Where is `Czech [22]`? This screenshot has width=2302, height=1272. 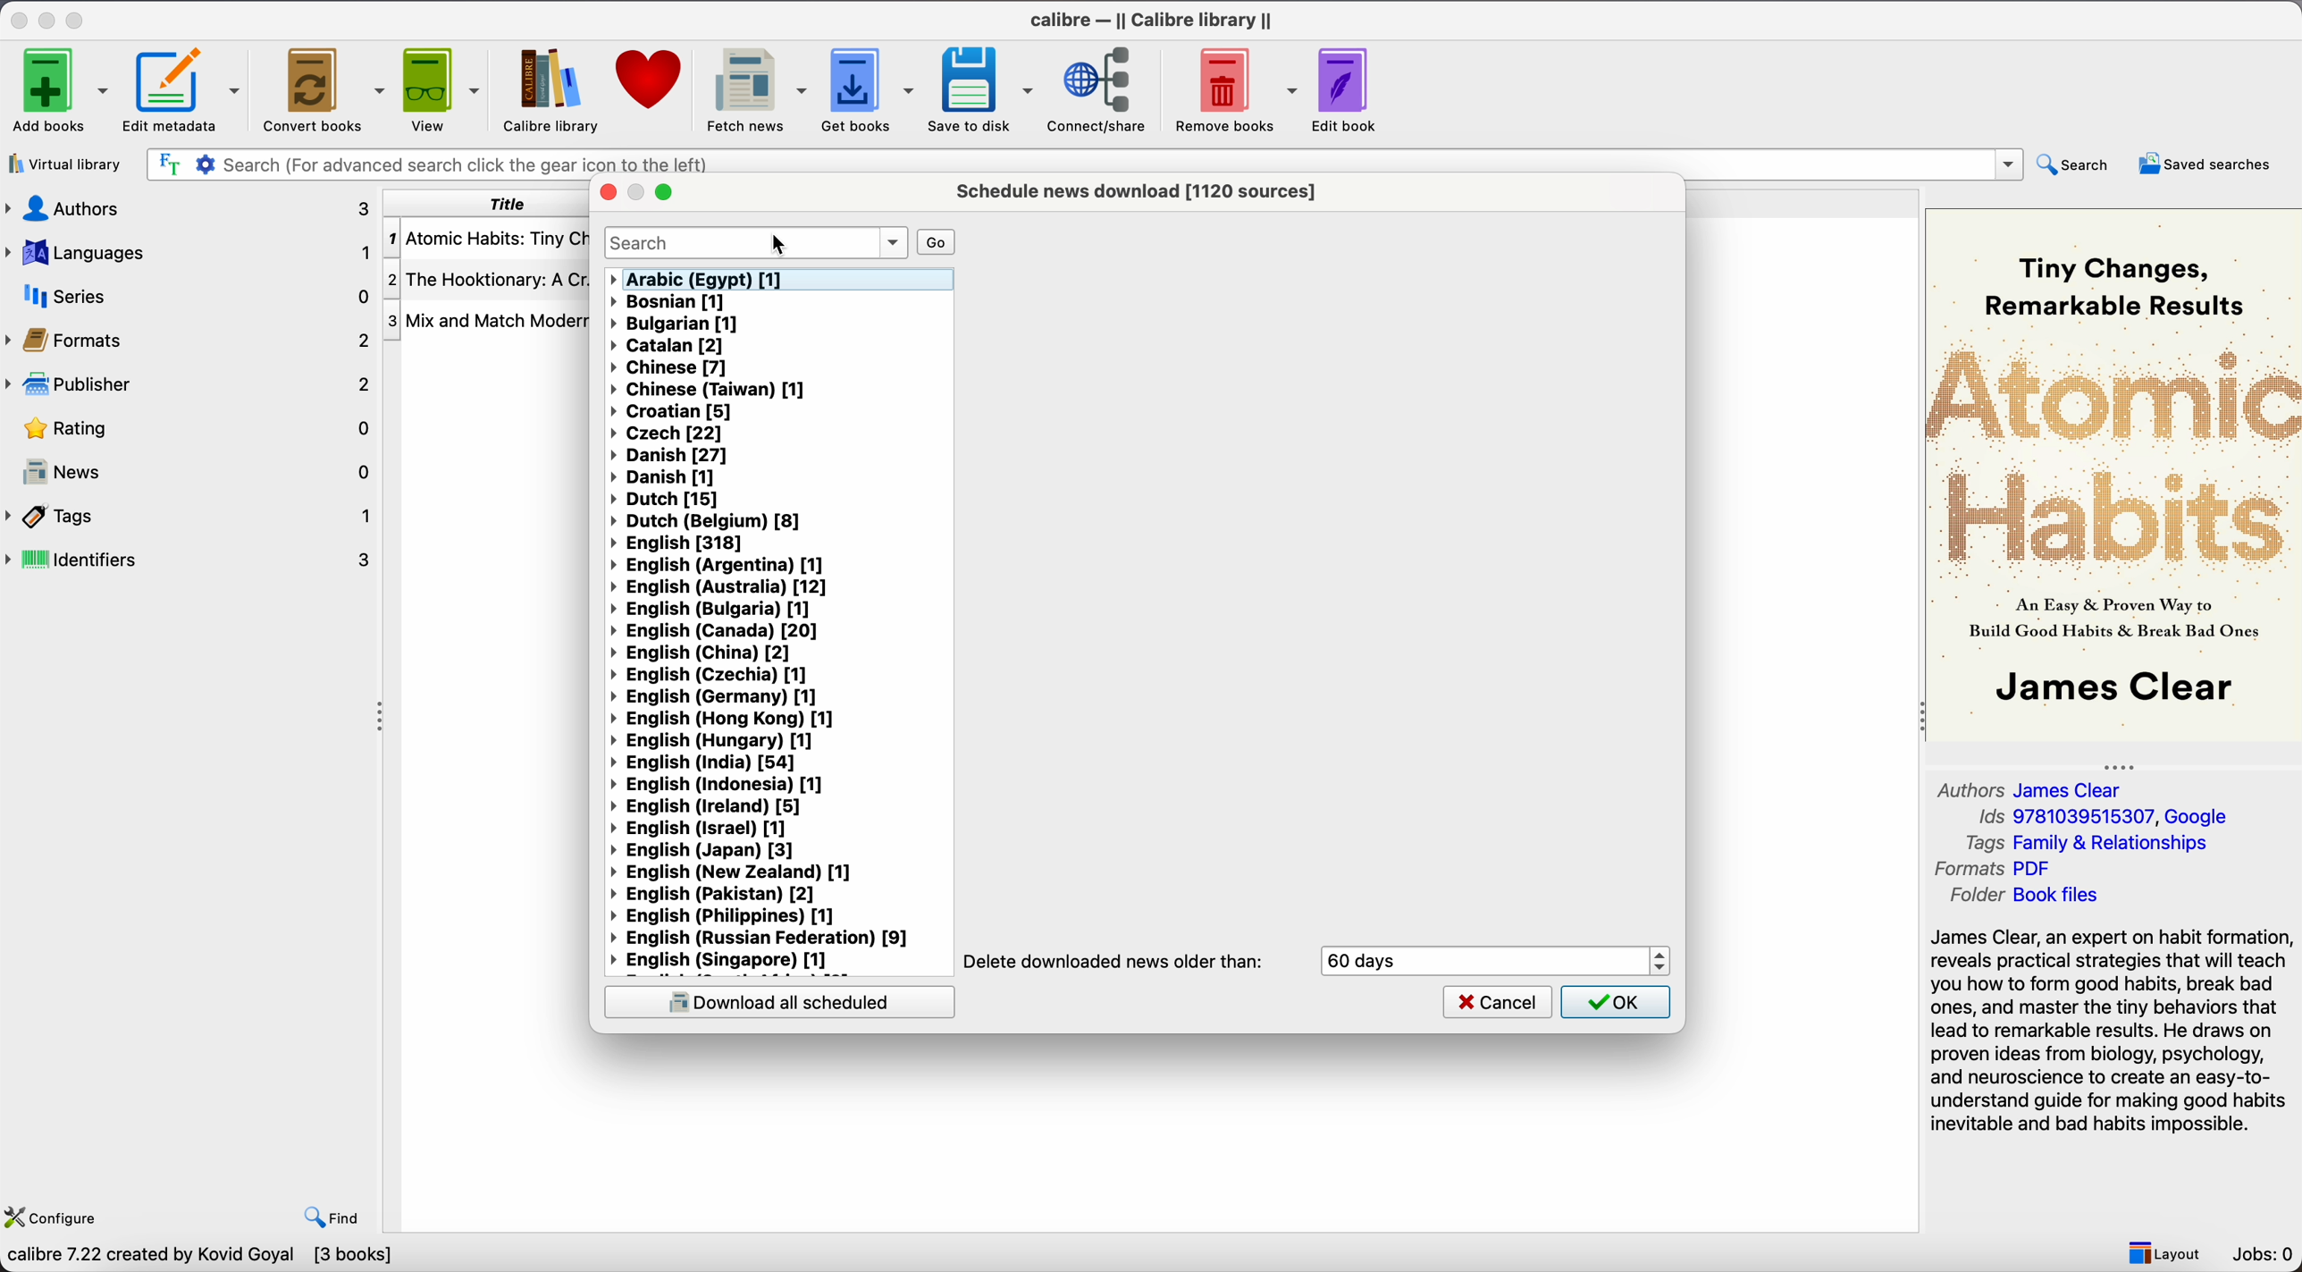 Czech [22] is located at coordinates (666, 433).